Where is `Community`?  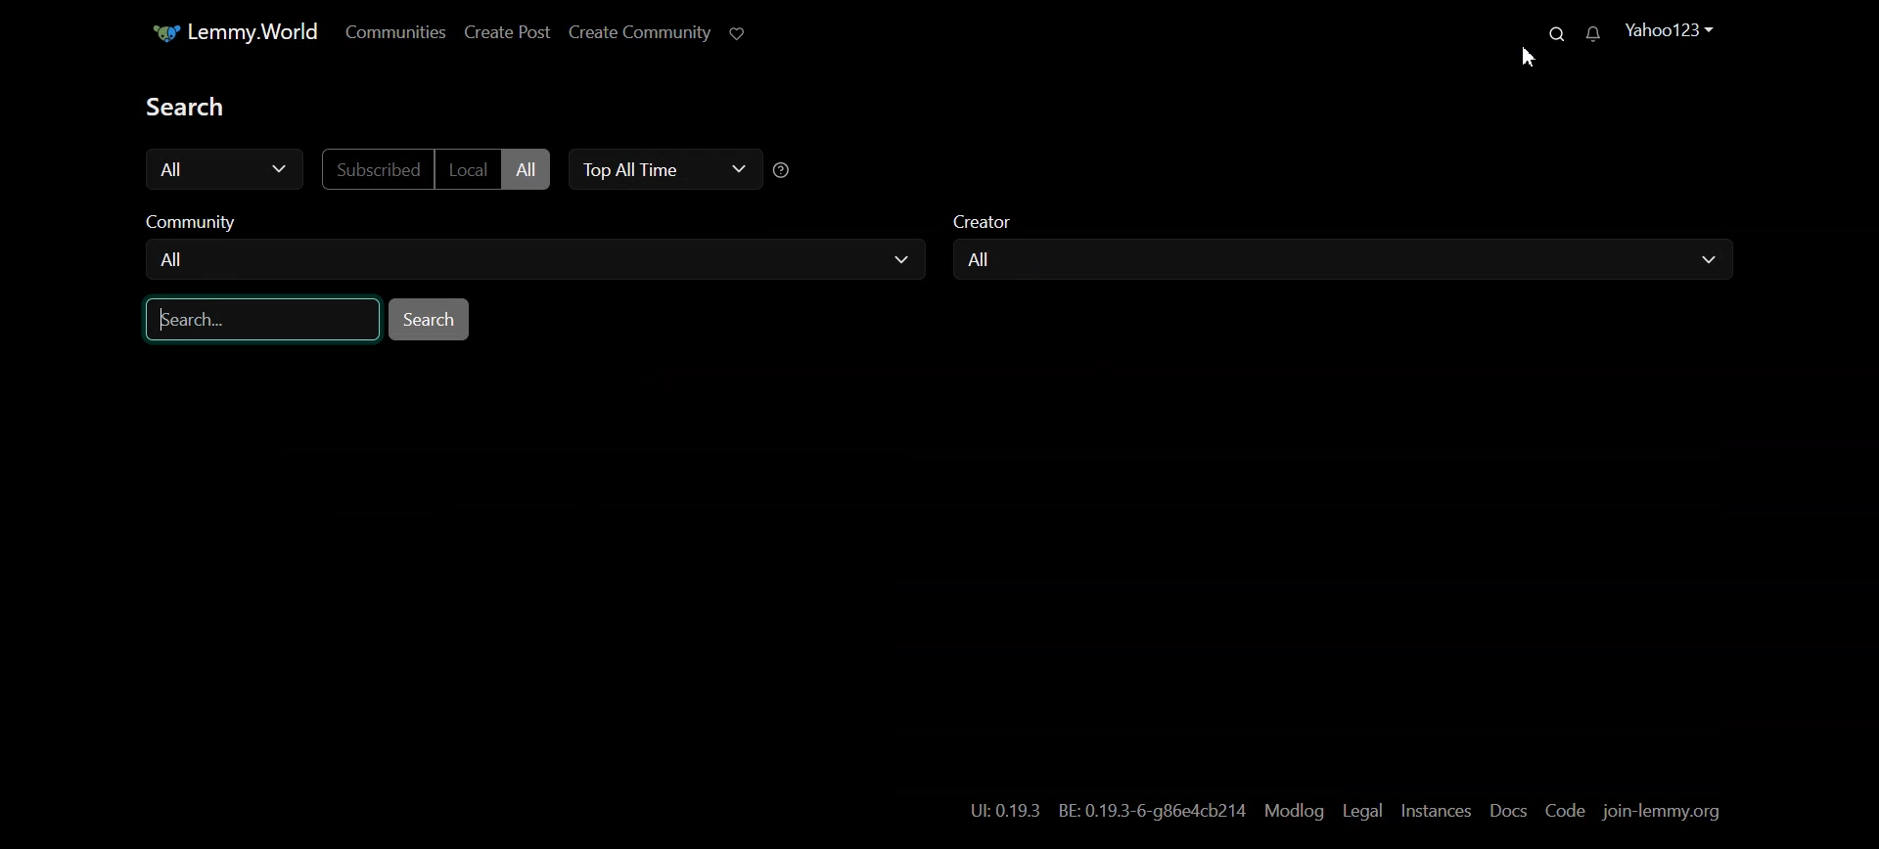
Community is located at coordinates (206, 221).